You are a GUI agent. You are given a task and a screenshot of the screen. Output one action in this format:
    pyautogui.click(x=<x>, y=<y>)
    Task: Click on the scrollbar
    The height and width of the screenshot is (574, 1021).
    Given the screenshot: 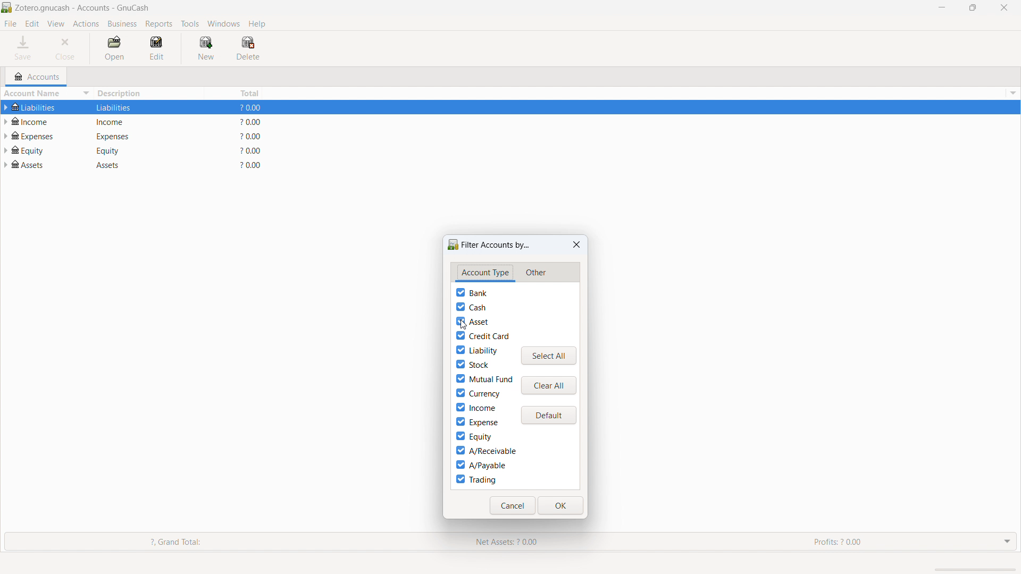 What is the action you would take?
    pyautogui.click(x=973, y=569)
    